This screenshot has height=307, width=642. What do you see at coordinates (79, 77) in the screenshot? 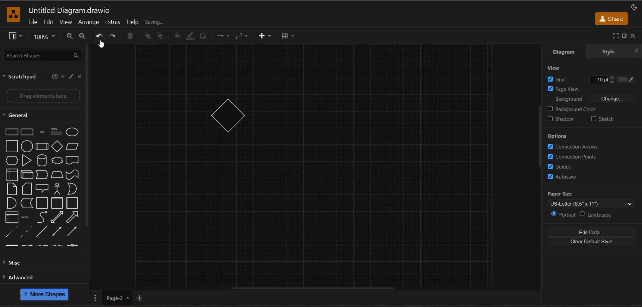
I see `close` at bounding box center [79, 77].